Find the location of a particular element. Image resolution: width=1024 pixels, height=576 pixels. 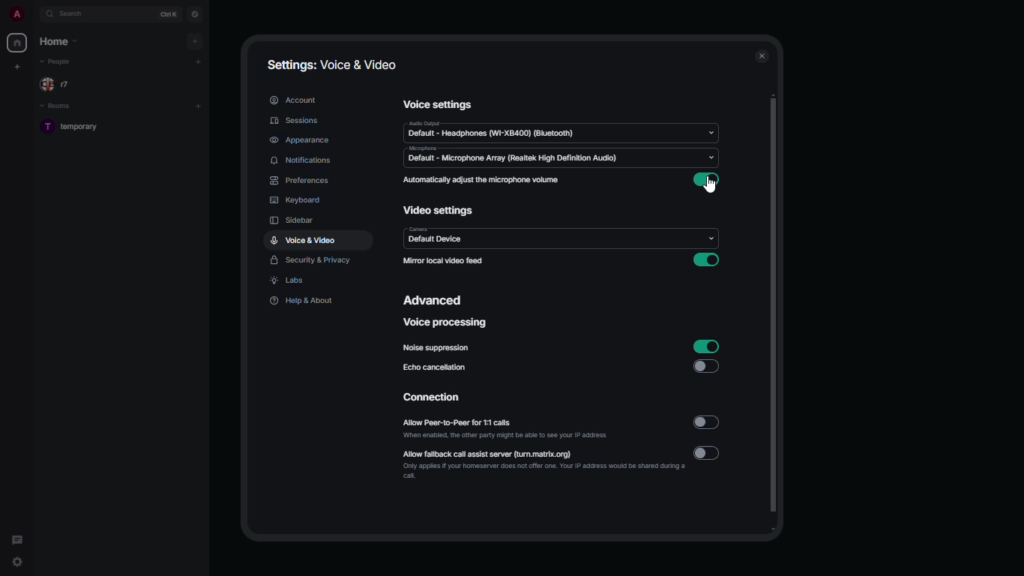

mirror local video feed is located at coordinates (443, 262).